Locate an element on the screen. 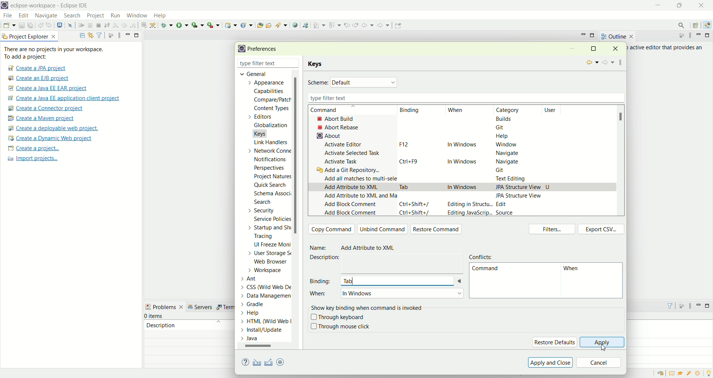  in windows is located at coordinates (462, 146).